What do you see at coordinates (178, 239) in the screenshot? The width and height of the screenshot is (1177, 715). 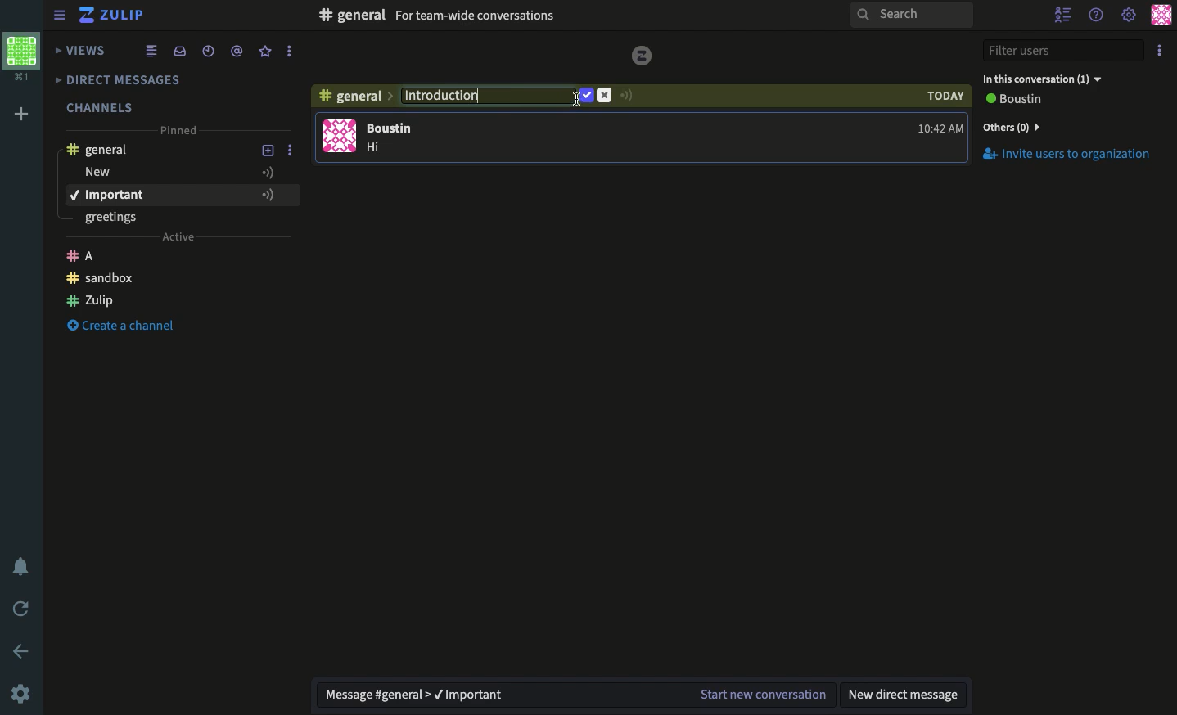 I see `Active` at bounding box center [178, 239].